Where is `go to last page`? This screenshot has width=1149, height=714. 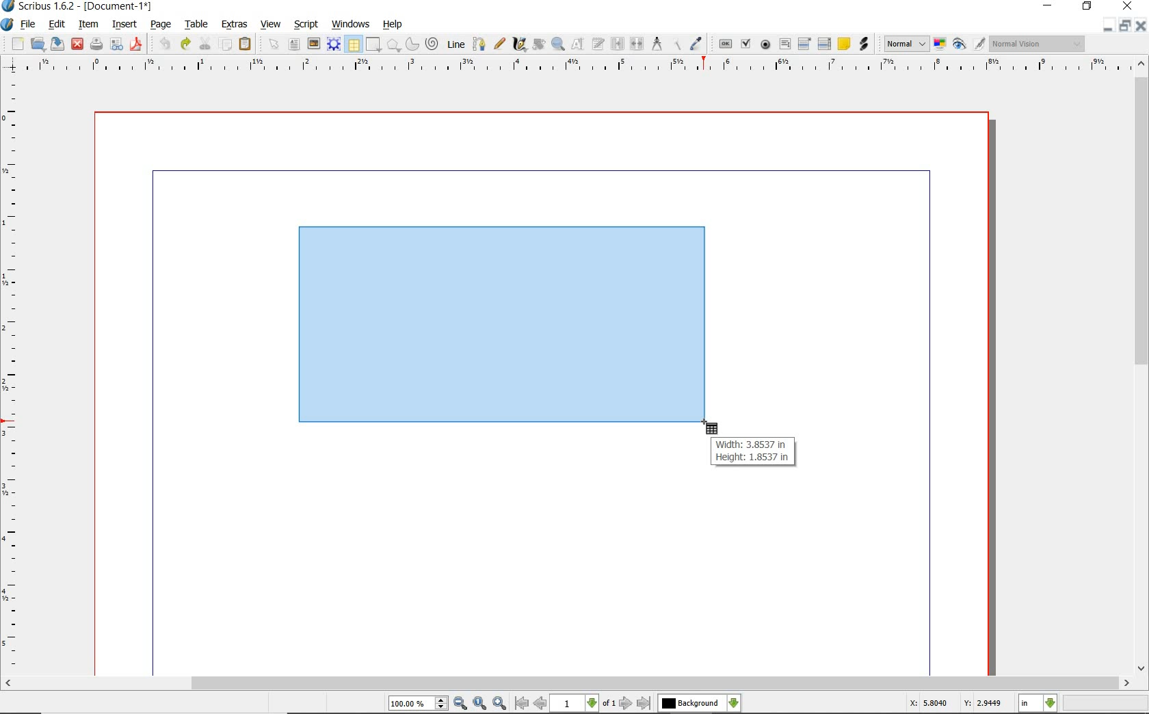
go to last page is located at coordinates (645, 703).